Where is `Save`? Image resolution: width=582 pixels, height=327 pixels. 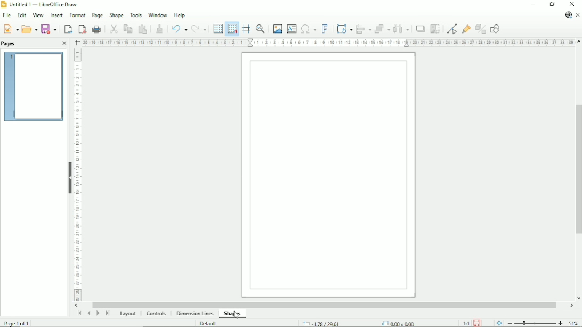 Save is located at coordinates (477, 323).